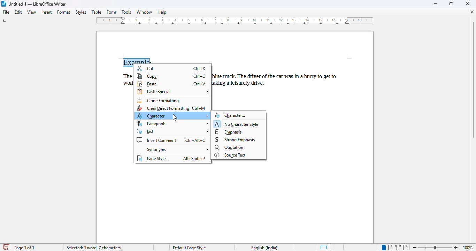  Describe the element at coordinates (32, 12) in the screenshot. I see `view` at that location.